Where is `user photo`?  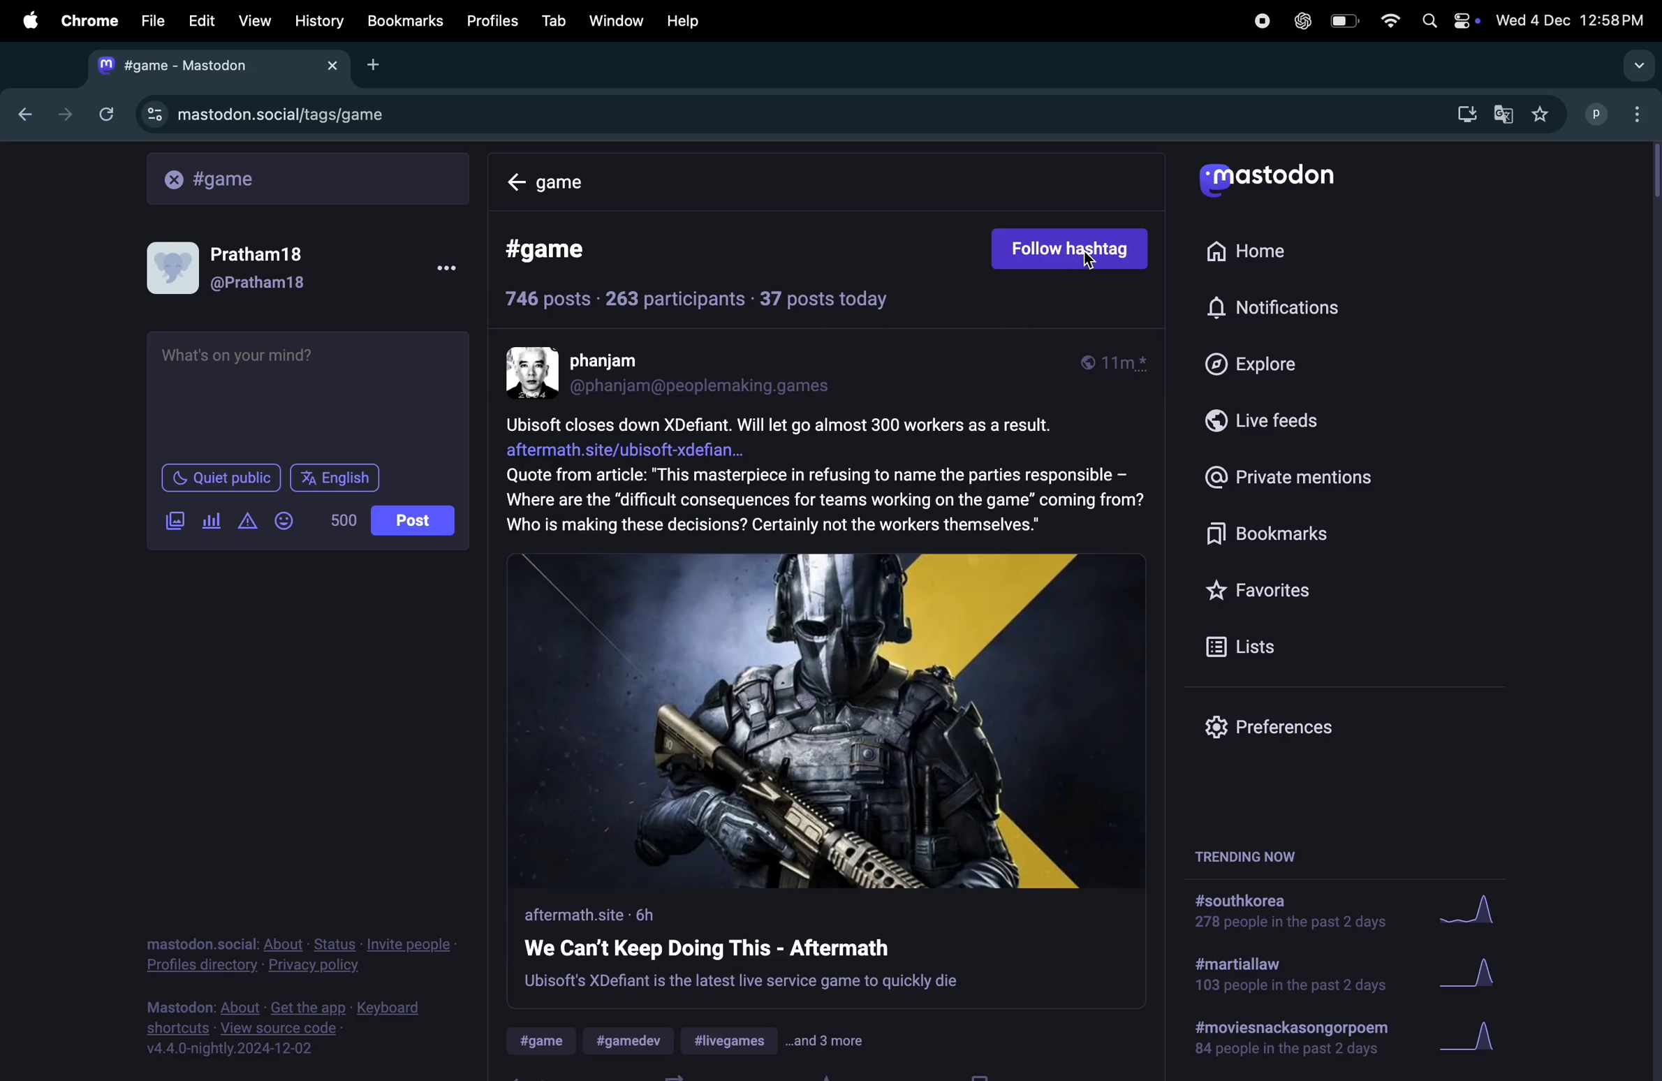 user photo is located at coordinates (534, 372).